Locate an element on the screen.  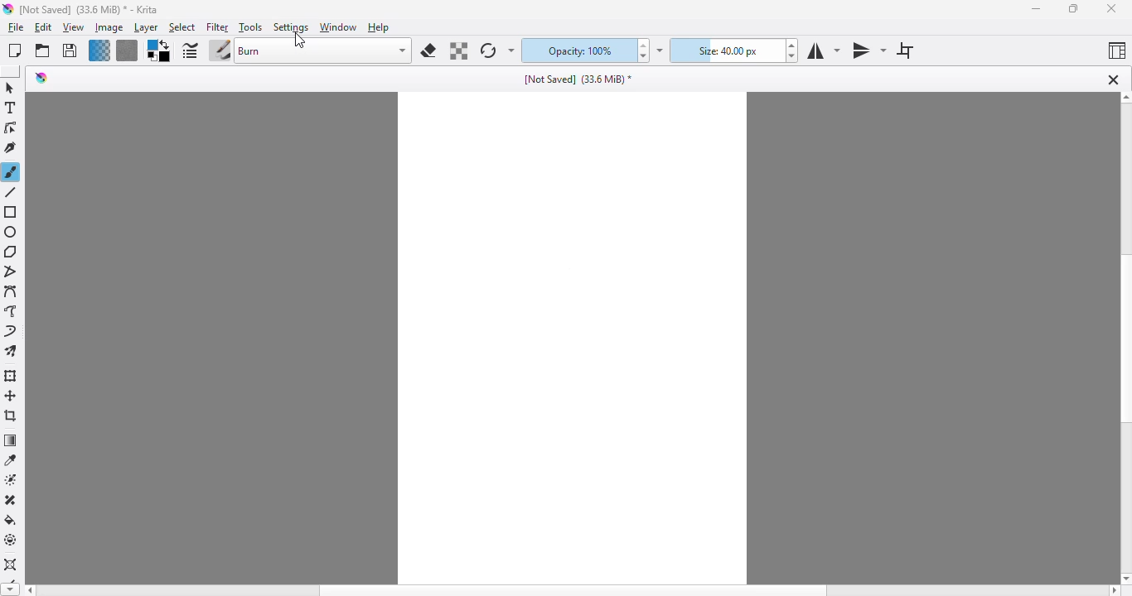
resize is located at coordinates (1072, 8).